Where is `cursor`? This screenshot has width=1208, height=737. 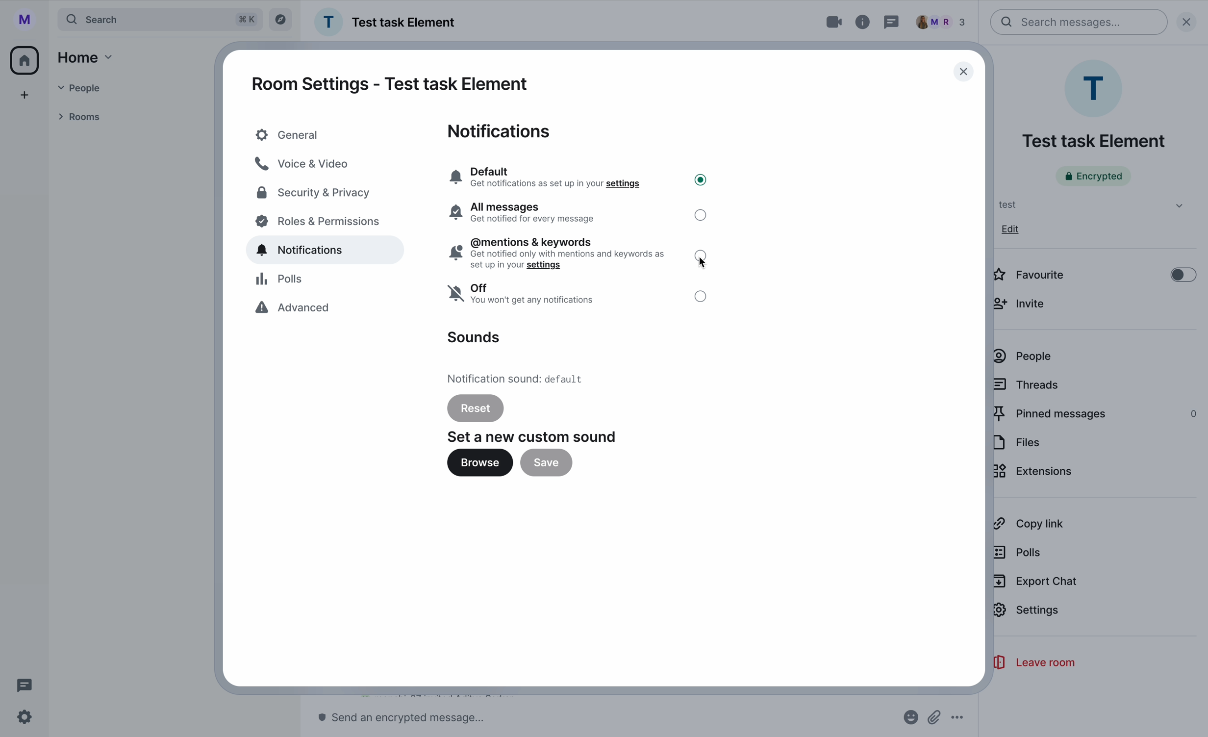 cursor is located at coordinates (705, 265).